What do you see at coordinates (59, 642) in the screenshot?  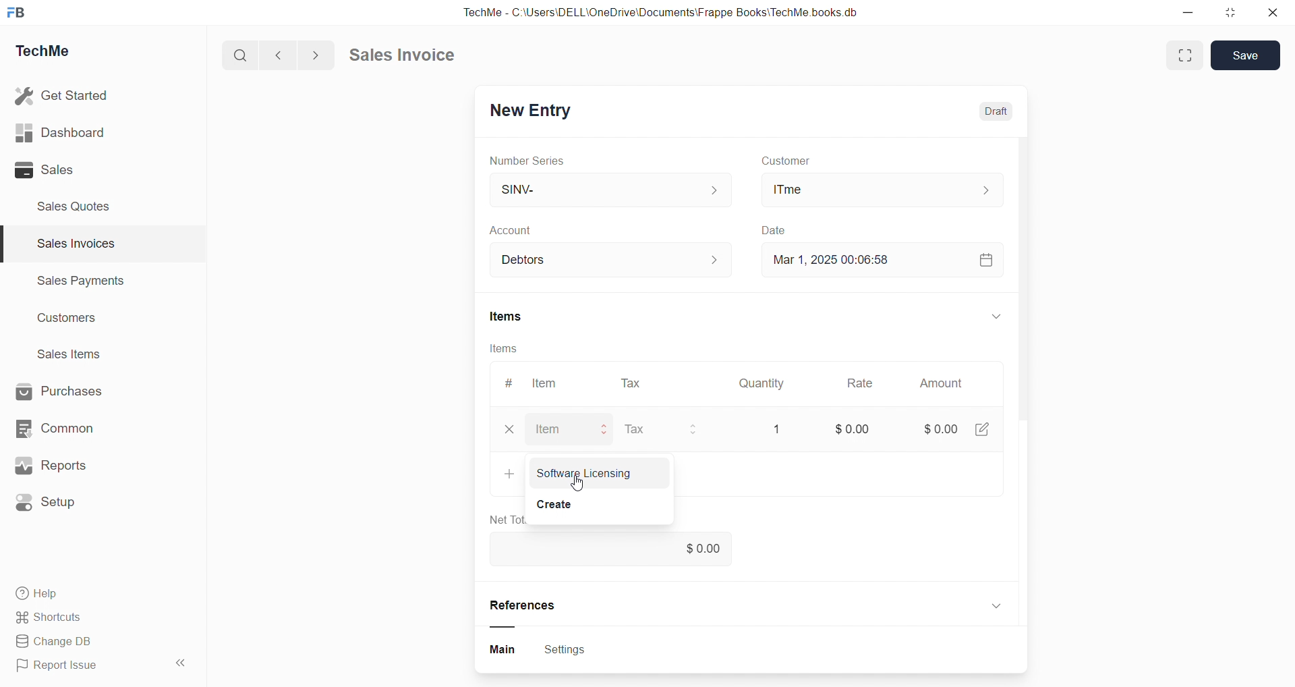 I see `B& Change DB` at bounding box center [59, 642].